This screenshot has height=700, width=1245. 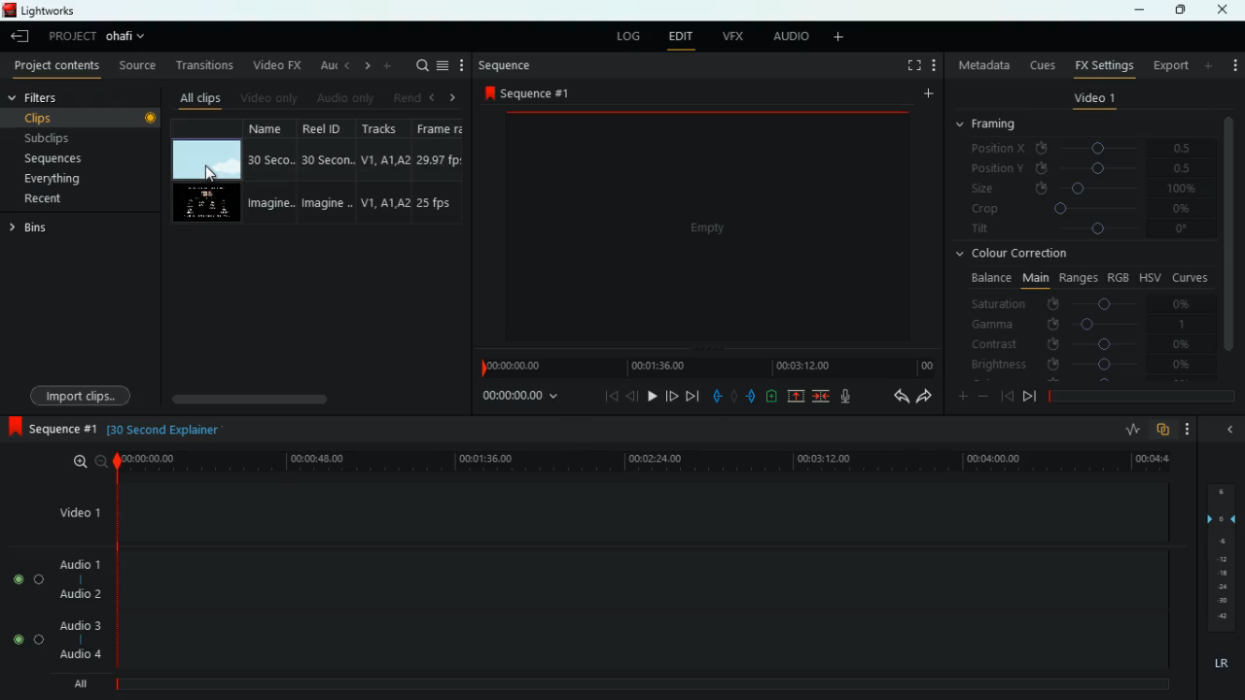 What do you see at coordinates (1229, 232) in the screenshot?
I see `vertical scroll bar` at bounding box center [1229, 232].